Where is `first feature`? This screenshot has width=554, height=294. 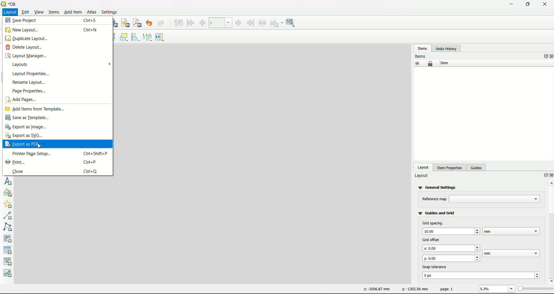
first feature is located at coordinates (191, 22).